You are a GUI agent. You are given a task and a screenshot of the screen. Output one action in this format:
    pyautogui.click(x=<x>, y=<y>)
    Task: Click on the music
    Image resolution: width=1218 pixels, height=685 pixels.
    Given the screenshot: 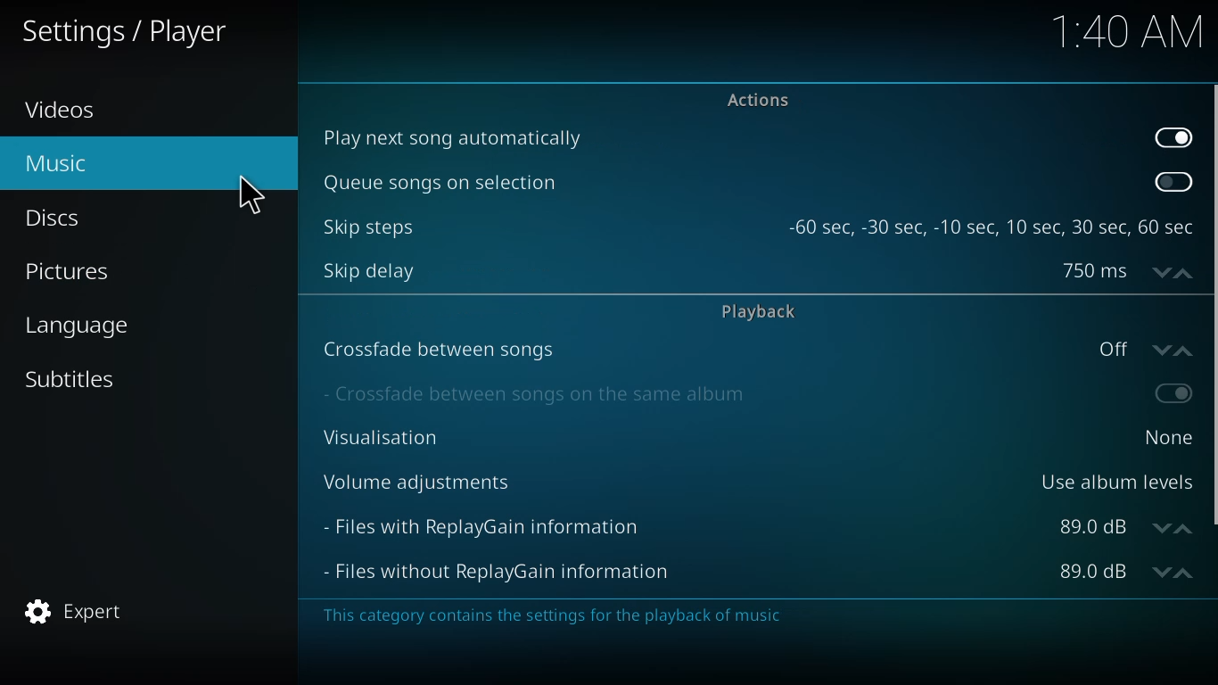 What is the action you would take?
    pyautogui.click(x=54, y=161)
    